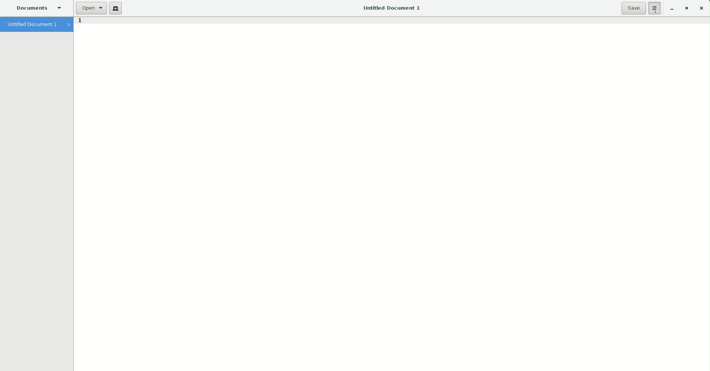  What do you see at coordinates (701, 8) in the screenshot?
I see `Close` at bounding box center [701, 8].